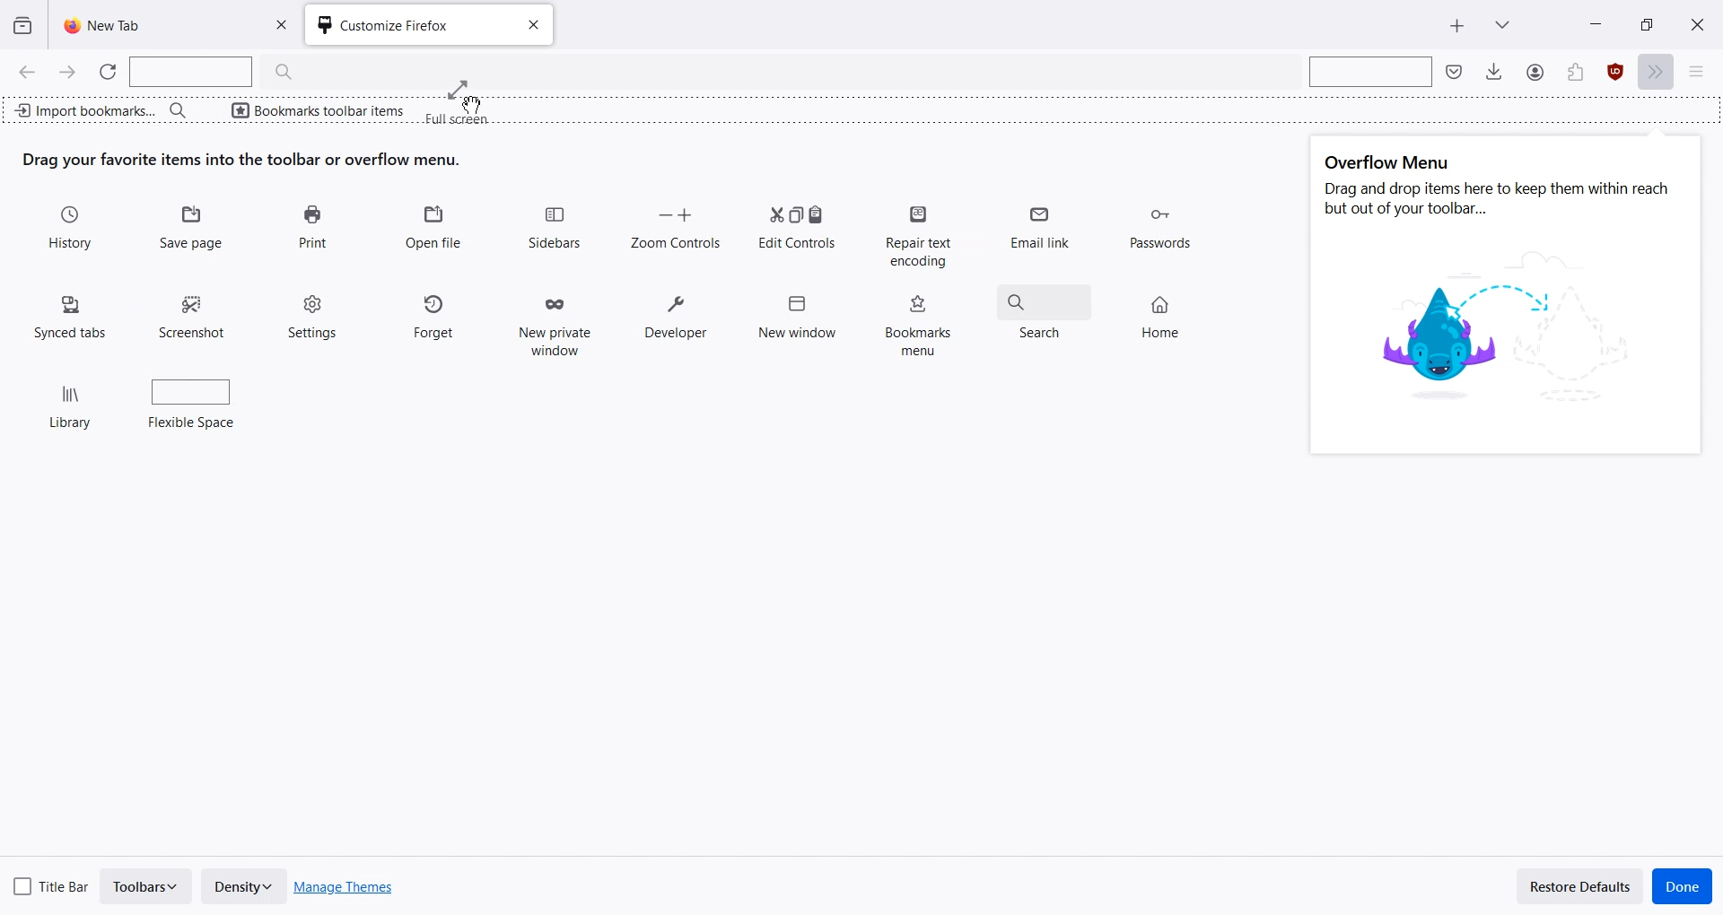 This screenshot has width=1723, height=915. I want to click on Import bookmark, so click(84, 108).